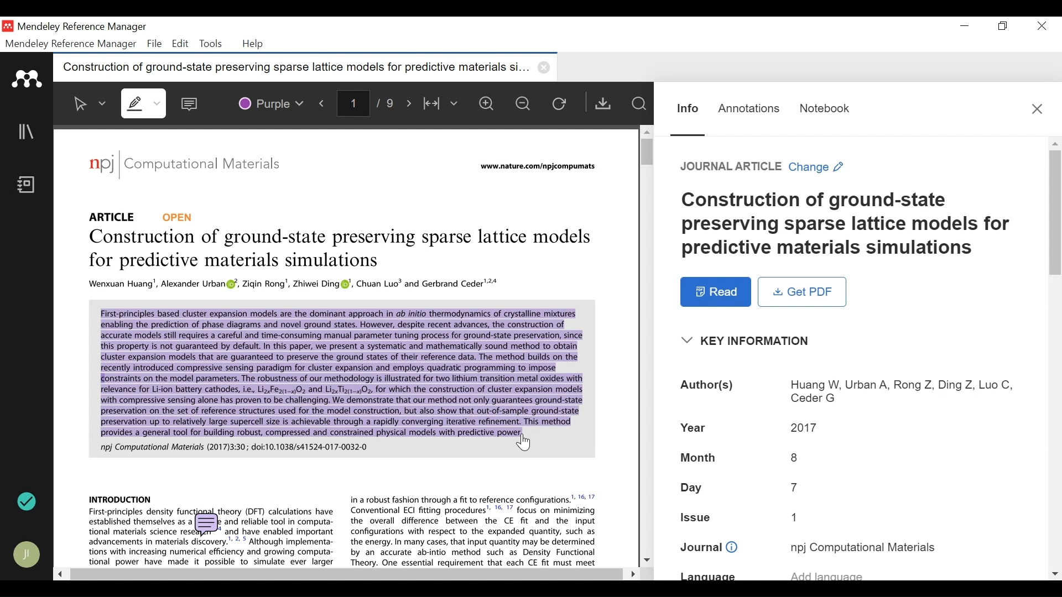  What do you see at coordinates (965, 26) in the screenshot?
I see `minimize` at bounding box center [965, 26].